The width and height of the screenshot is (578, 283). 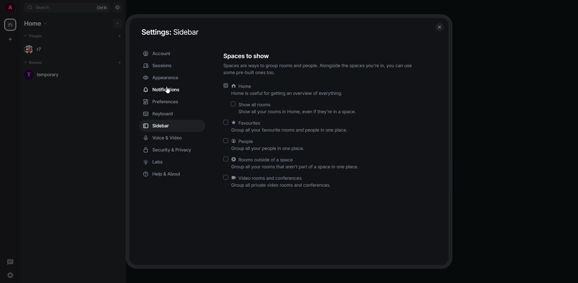 I want to click on threads, so click(x=10, y=261).